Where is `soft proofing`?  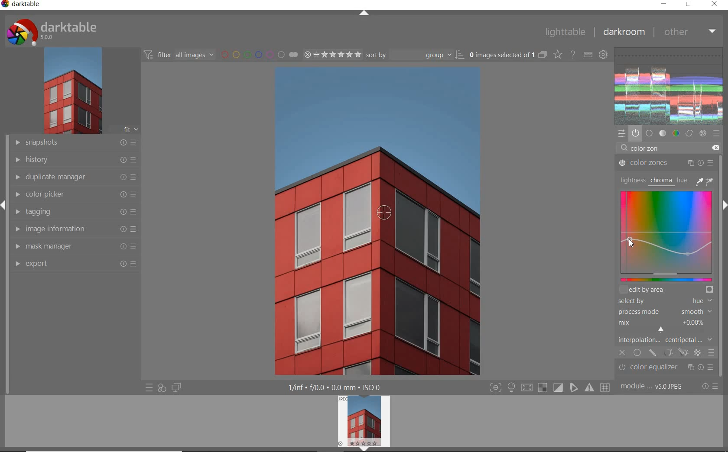 soft proofing is located at coordinates (559, 387).